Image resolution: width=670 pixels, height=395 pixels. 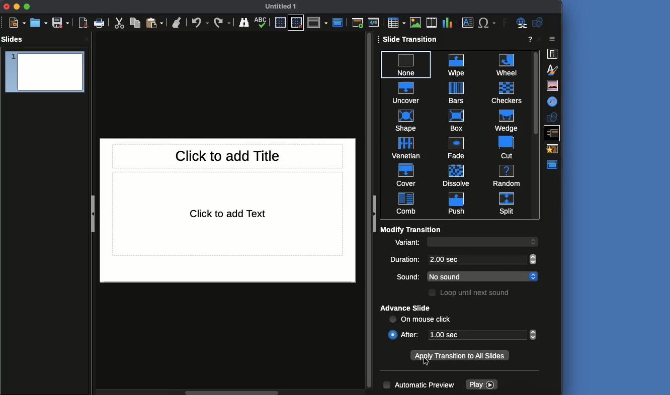 What do you see at coordinates (520, 23) in the screenshot?
I see `Hyperlink` at bounding box center [520, 23].